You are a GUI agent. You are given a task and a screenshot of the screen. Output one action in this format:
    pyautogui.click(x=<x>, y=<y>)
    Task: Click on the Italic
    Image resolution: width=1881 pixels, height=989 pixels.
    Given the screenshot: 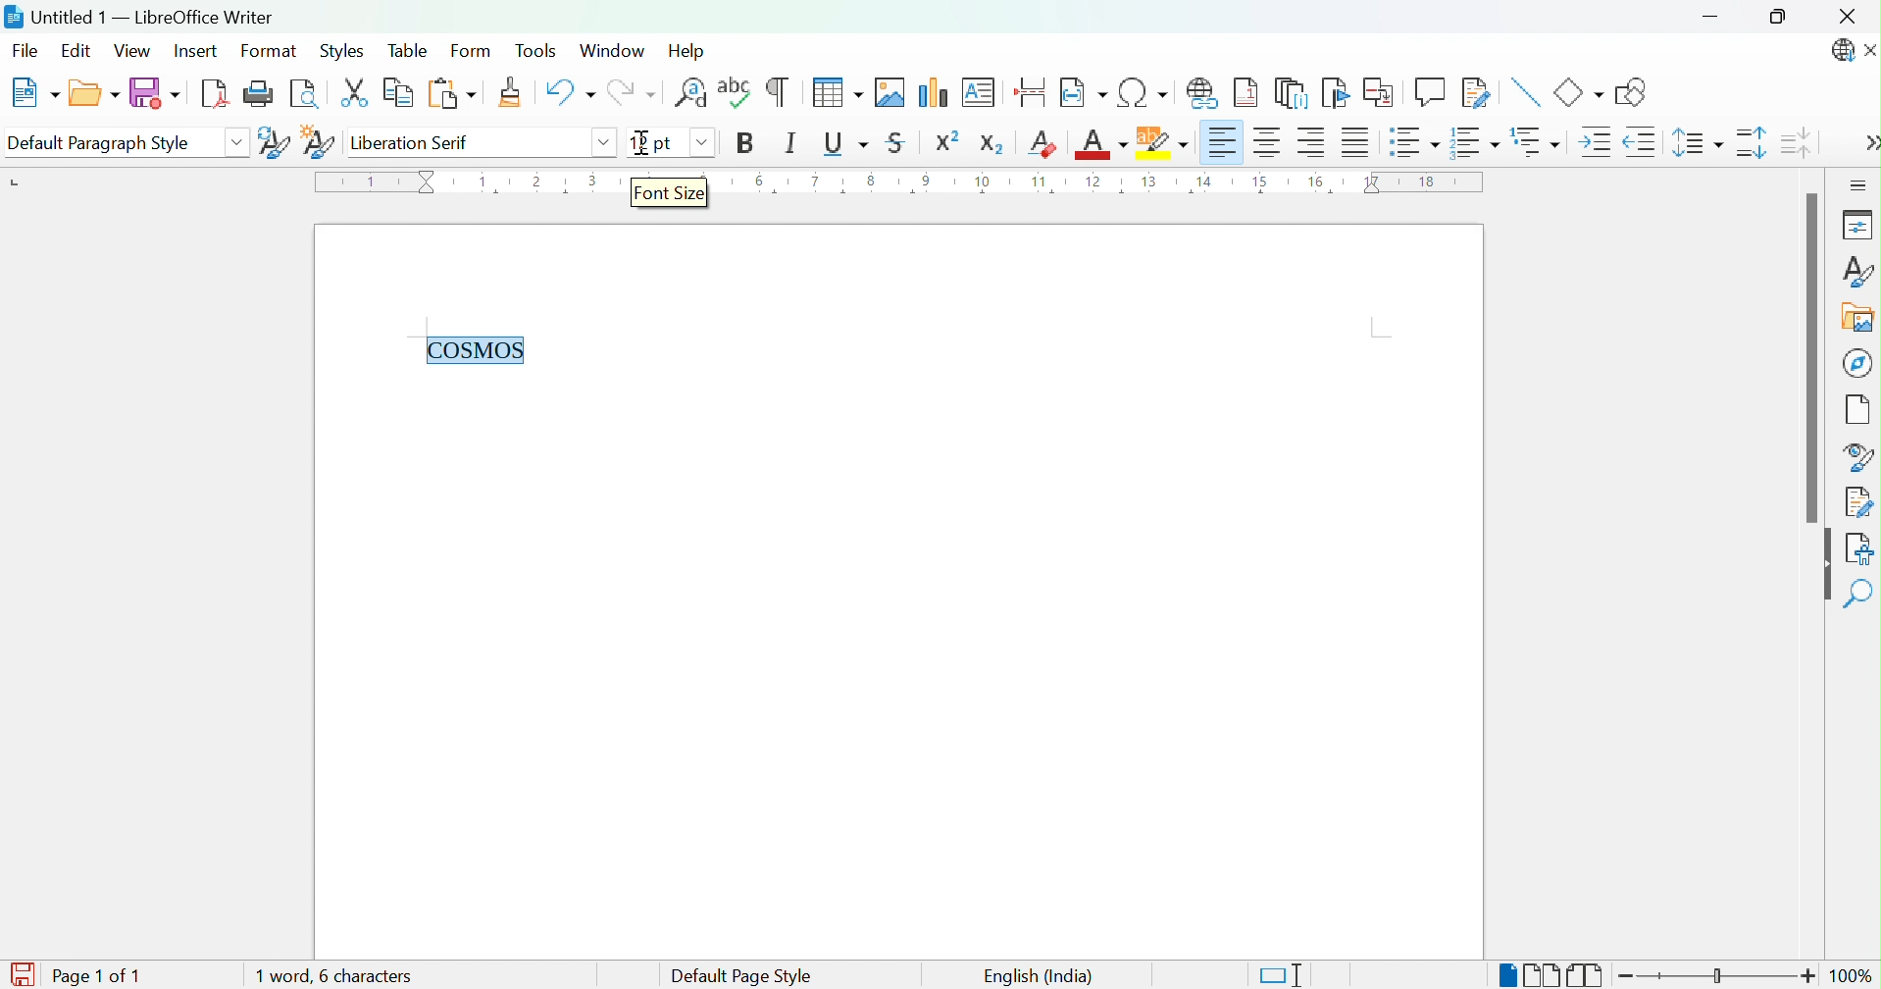 What is the action you would take?
    pyautogui.click(x=790, y=142)
    